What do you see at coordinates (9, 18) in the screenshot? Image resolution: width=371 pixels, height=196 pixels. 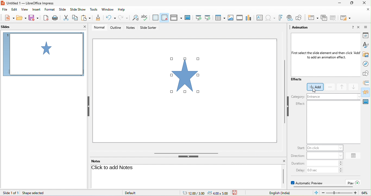 I see `new` at bounding box center [9, 18].